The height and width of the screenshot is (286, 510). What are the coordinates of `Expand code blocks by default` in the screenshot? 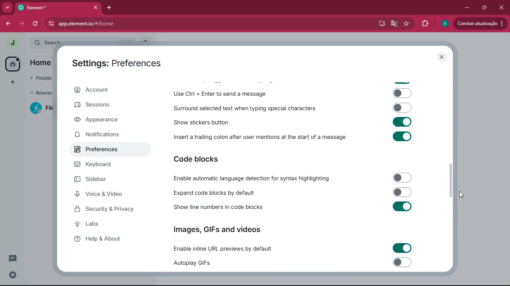 It's located at (291, 192).